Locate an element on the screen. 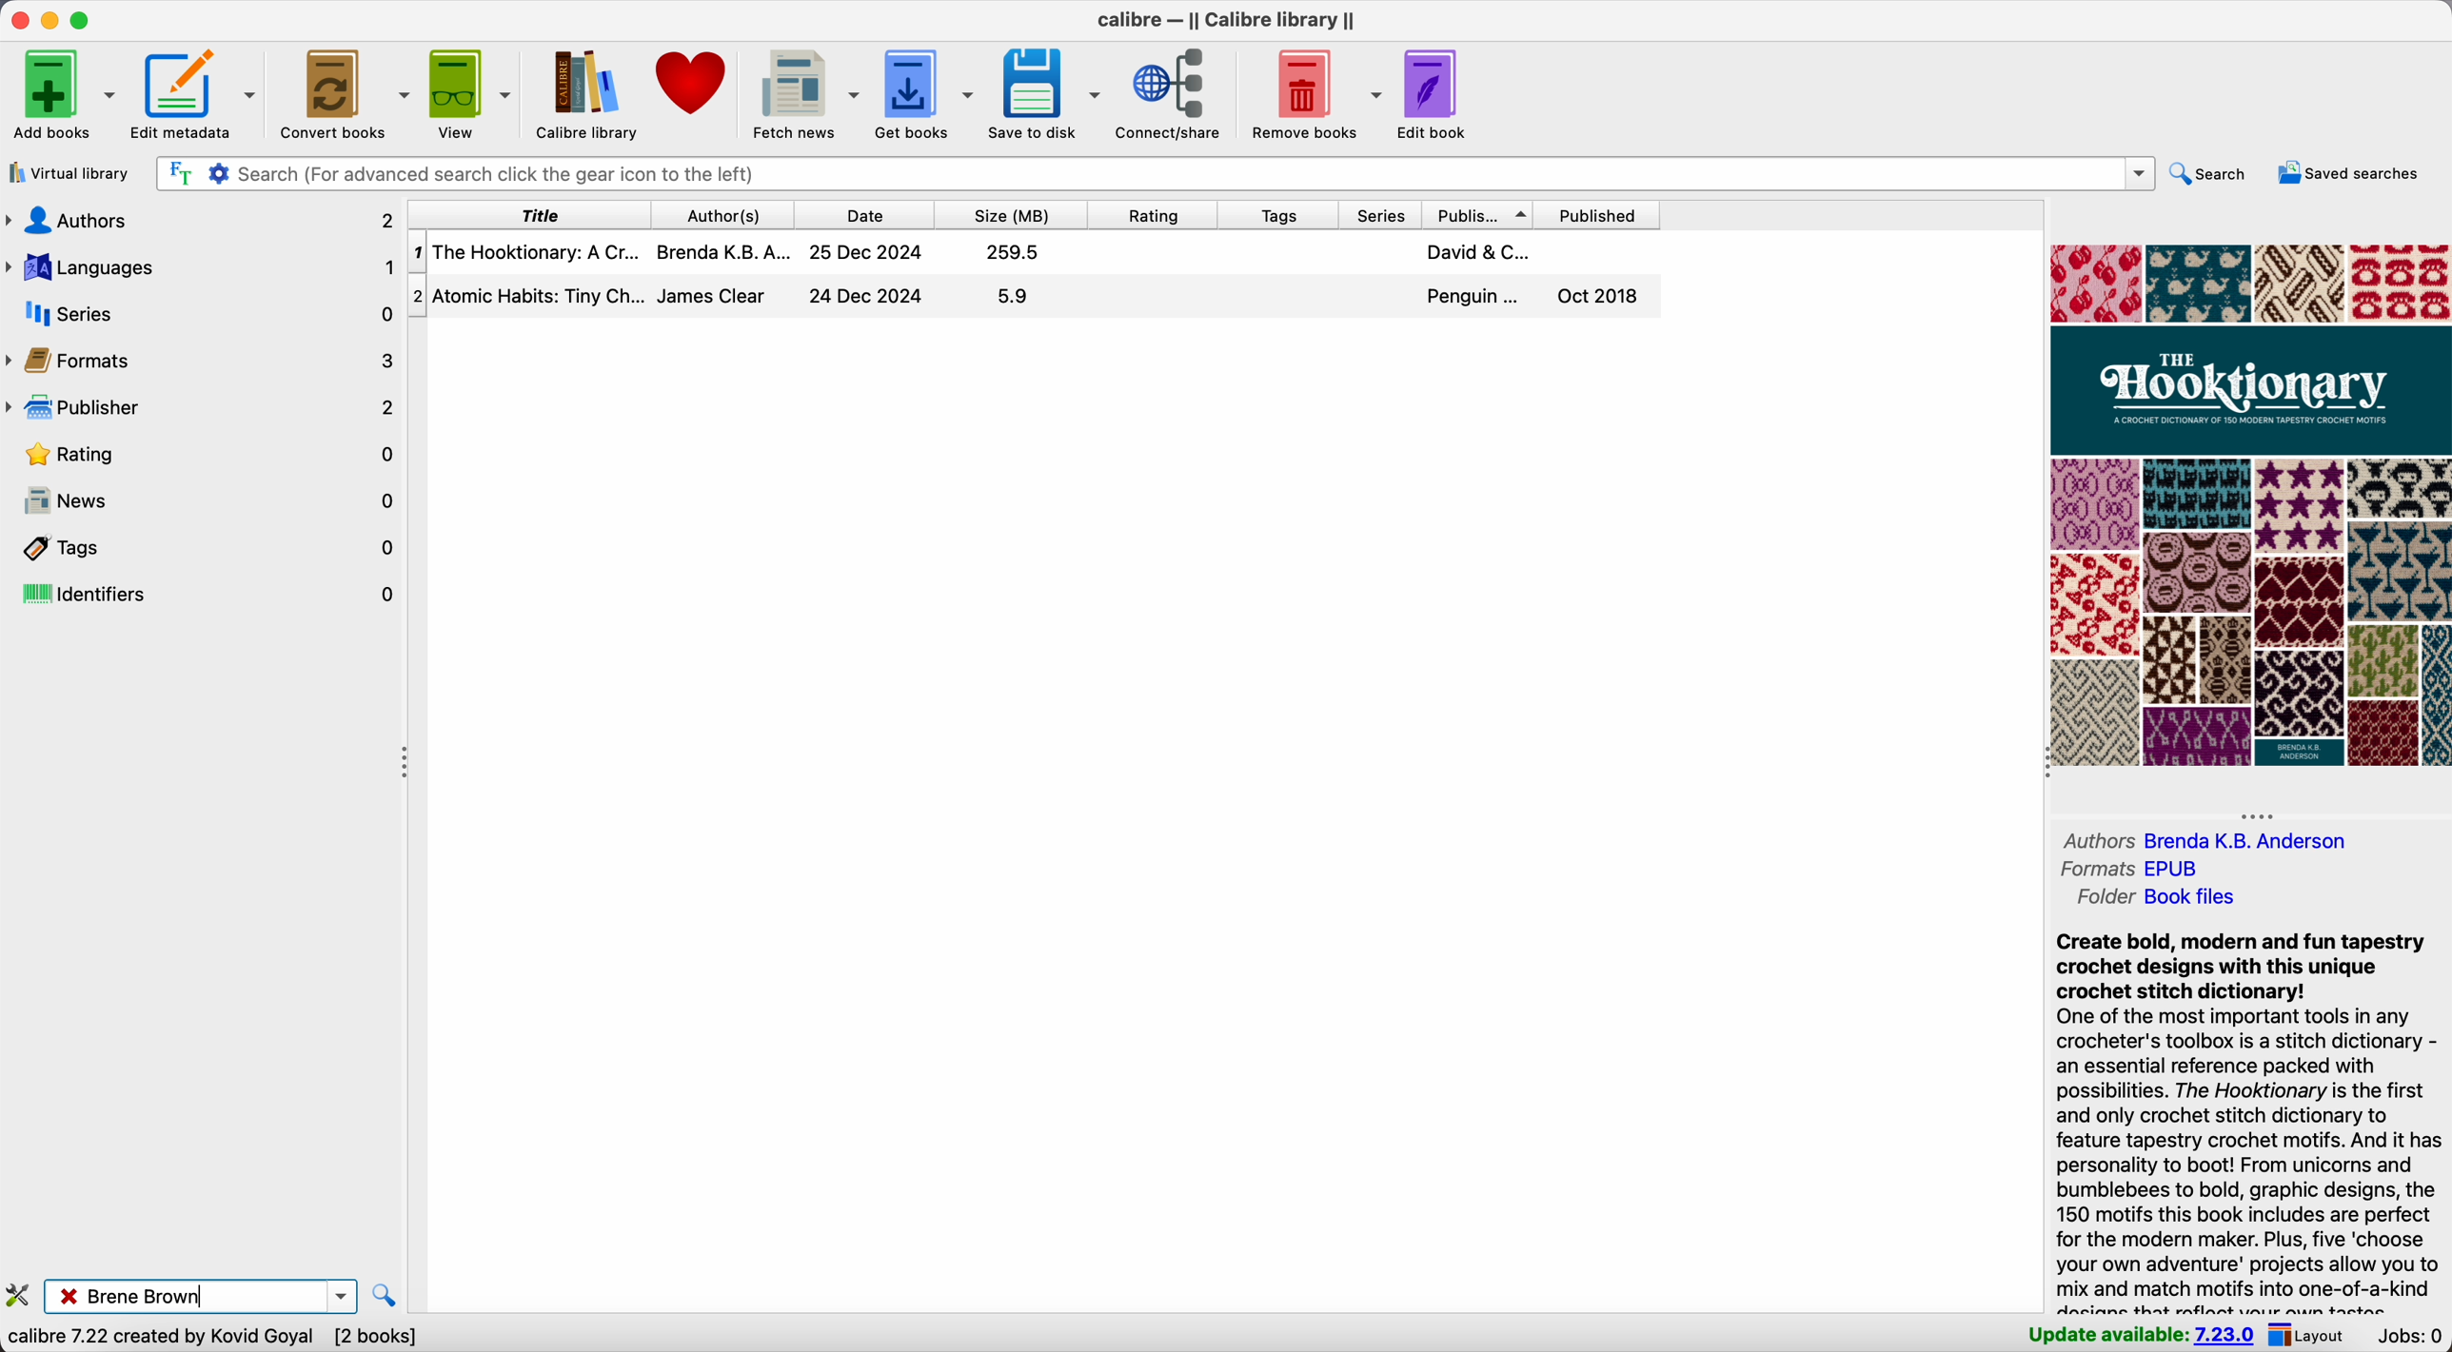 This screenshot has height=1352, width=2452. data is located at coordinates (221, 1340).